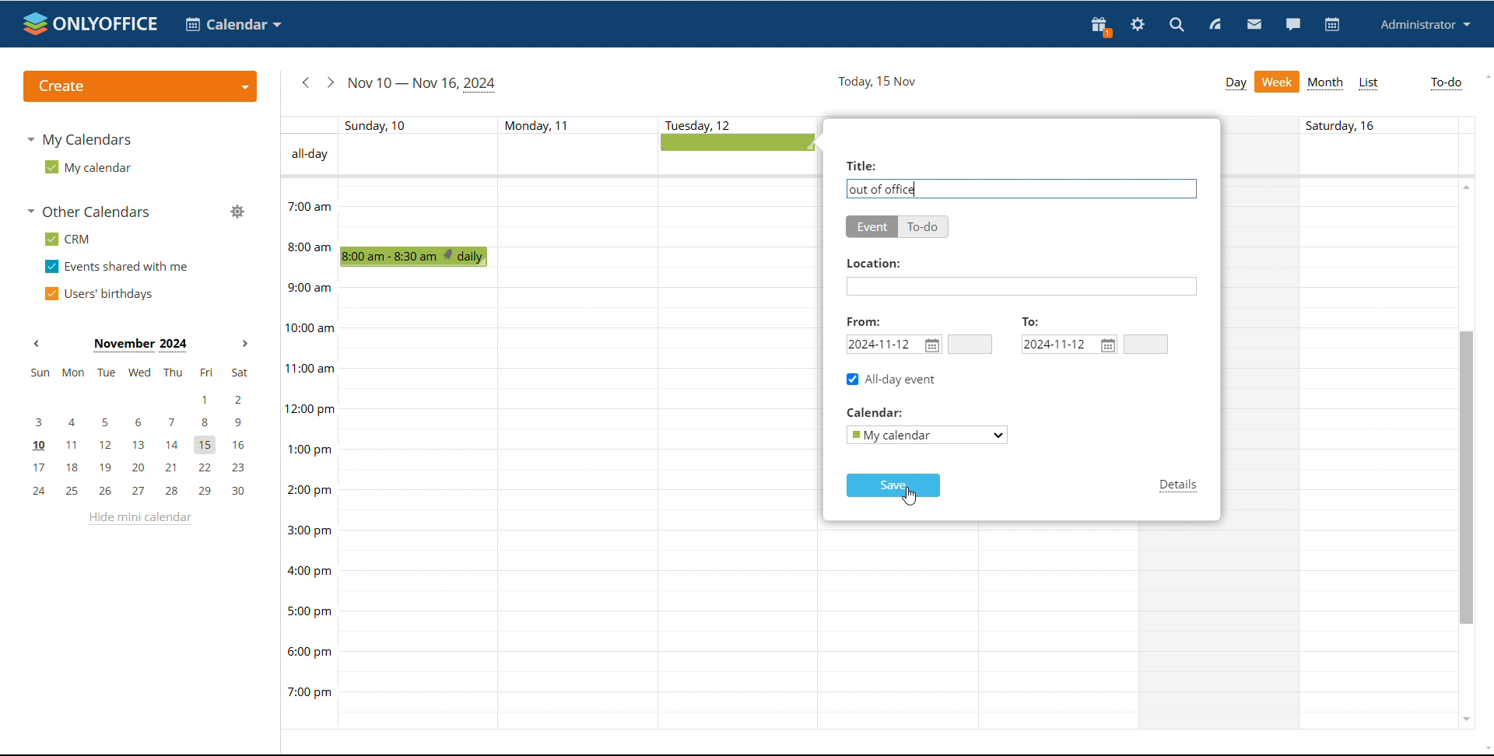 This screenshot has height=756, width=1494. Describe the element at coordinates (37, 343) in the screenshot. I see `previous month` at that location.